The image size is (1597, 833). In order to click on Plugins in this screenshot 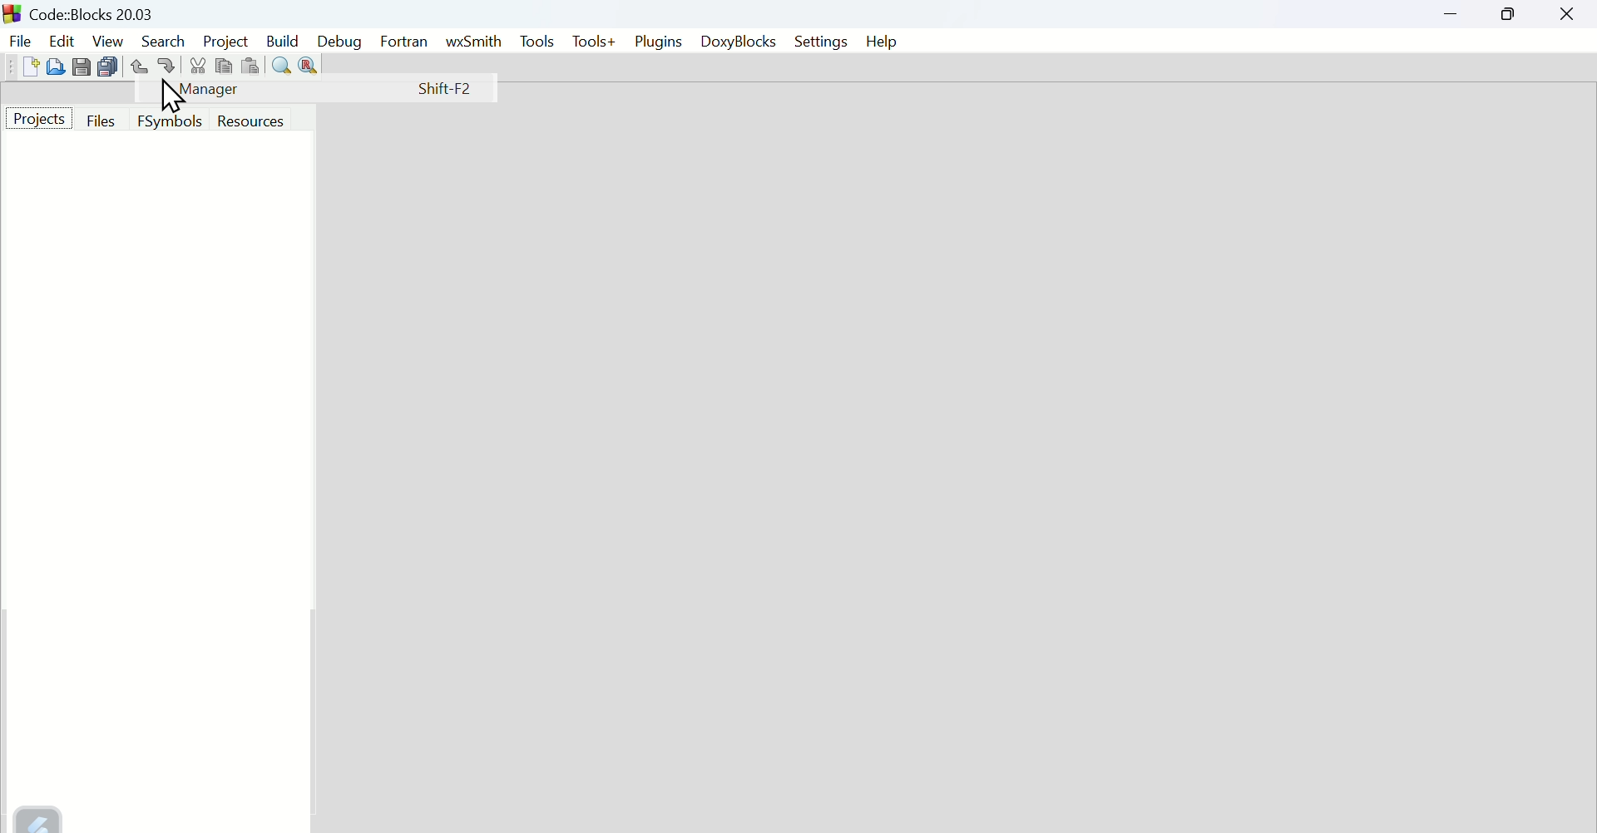, I will do `click(660, 42)`.